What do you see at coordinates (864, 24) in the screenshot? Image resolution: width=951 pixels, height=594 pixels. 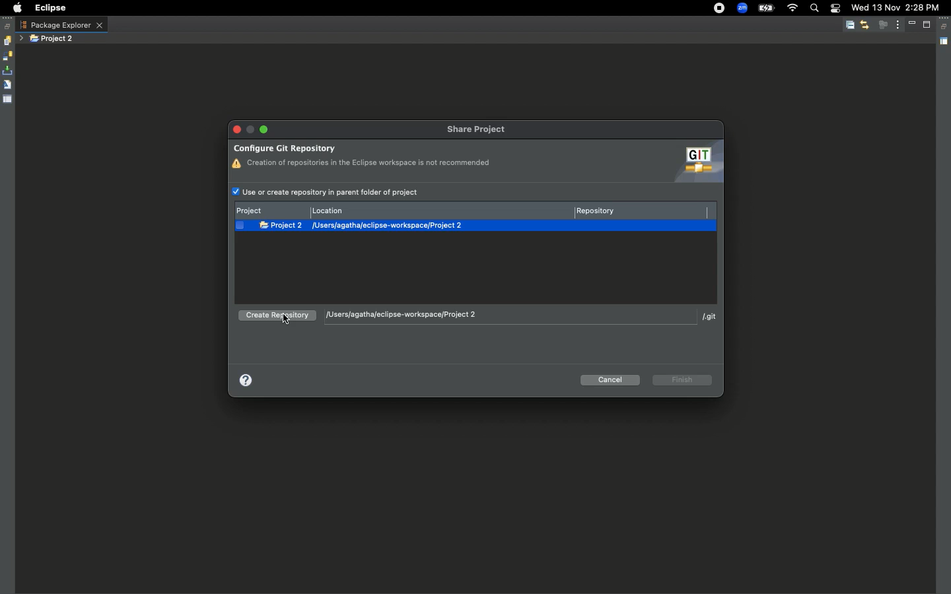 I see `Link with editor` at bounding box center [864, 24].